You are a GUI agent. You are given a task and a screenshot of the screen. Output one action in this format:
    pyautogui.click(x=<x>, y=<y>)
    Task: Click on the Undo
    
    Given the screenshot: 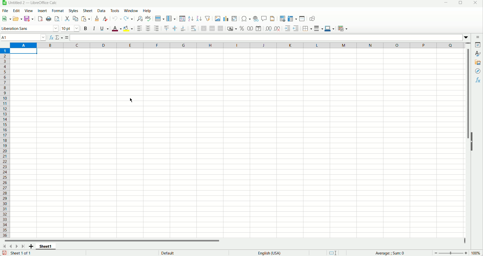 What is the action you would take?
    pyautogui.click(x=117, y=19)
    